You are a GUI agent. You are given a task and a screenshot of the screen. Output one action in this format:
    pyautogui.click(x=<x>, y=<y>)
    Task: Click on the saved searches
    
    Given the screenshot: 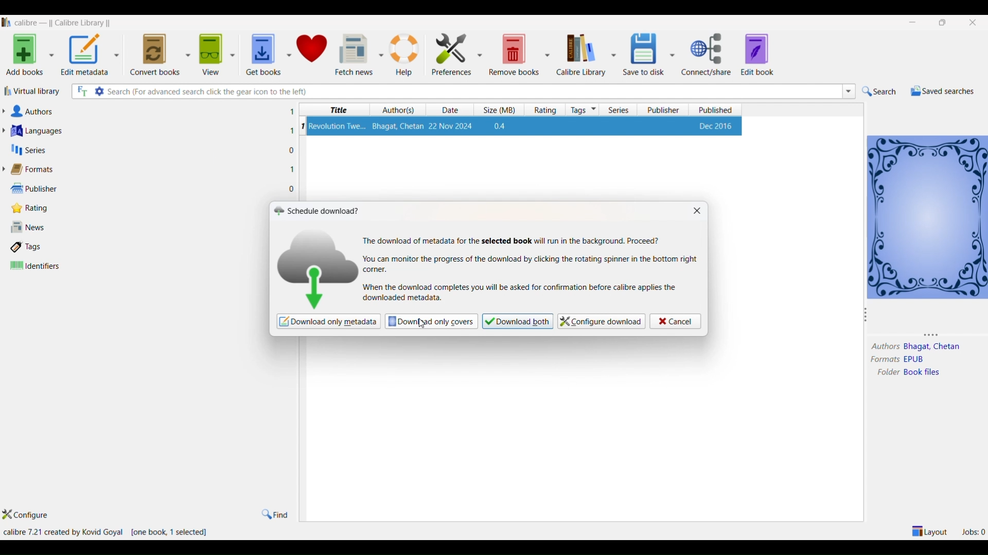 What is the action you would take?
    pyautogui.click(x=941, y=91)
    